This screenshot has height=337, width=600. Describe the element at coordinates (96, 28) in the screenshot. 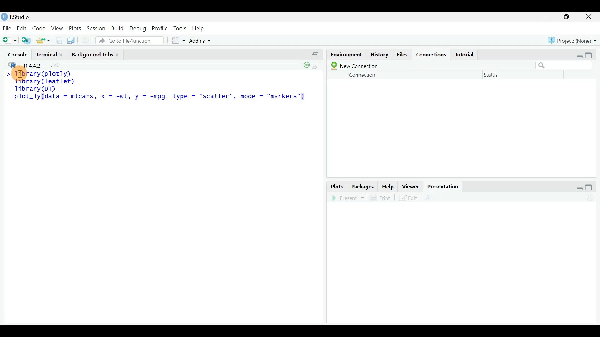

I see `Session` at that location.